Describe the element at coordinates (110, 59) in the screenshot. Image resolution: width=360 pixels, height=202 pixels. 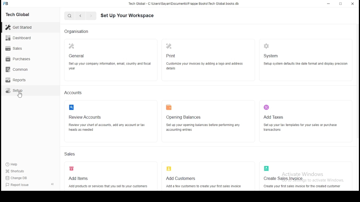
I see `General` at that location.